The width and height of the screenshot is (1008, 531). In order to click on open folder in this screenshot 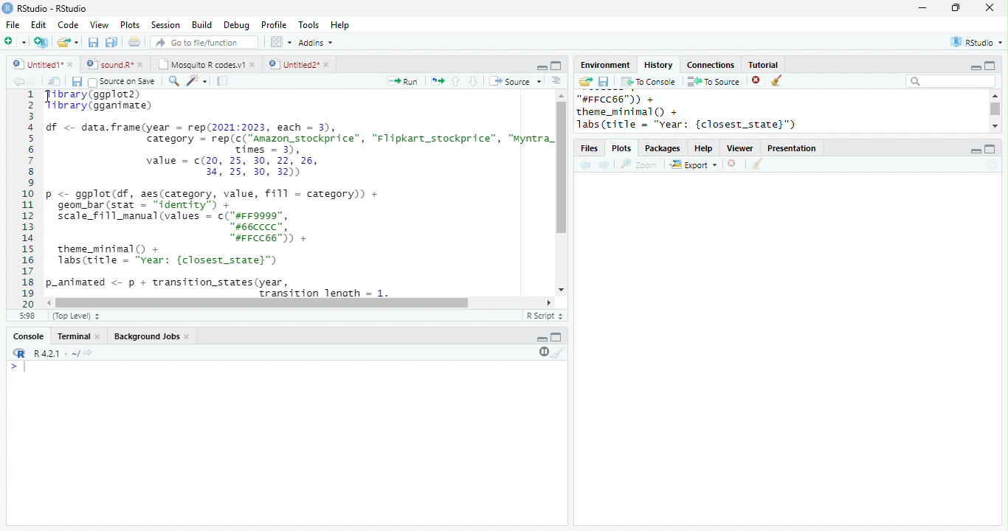, I will do `click(586, 81)`.